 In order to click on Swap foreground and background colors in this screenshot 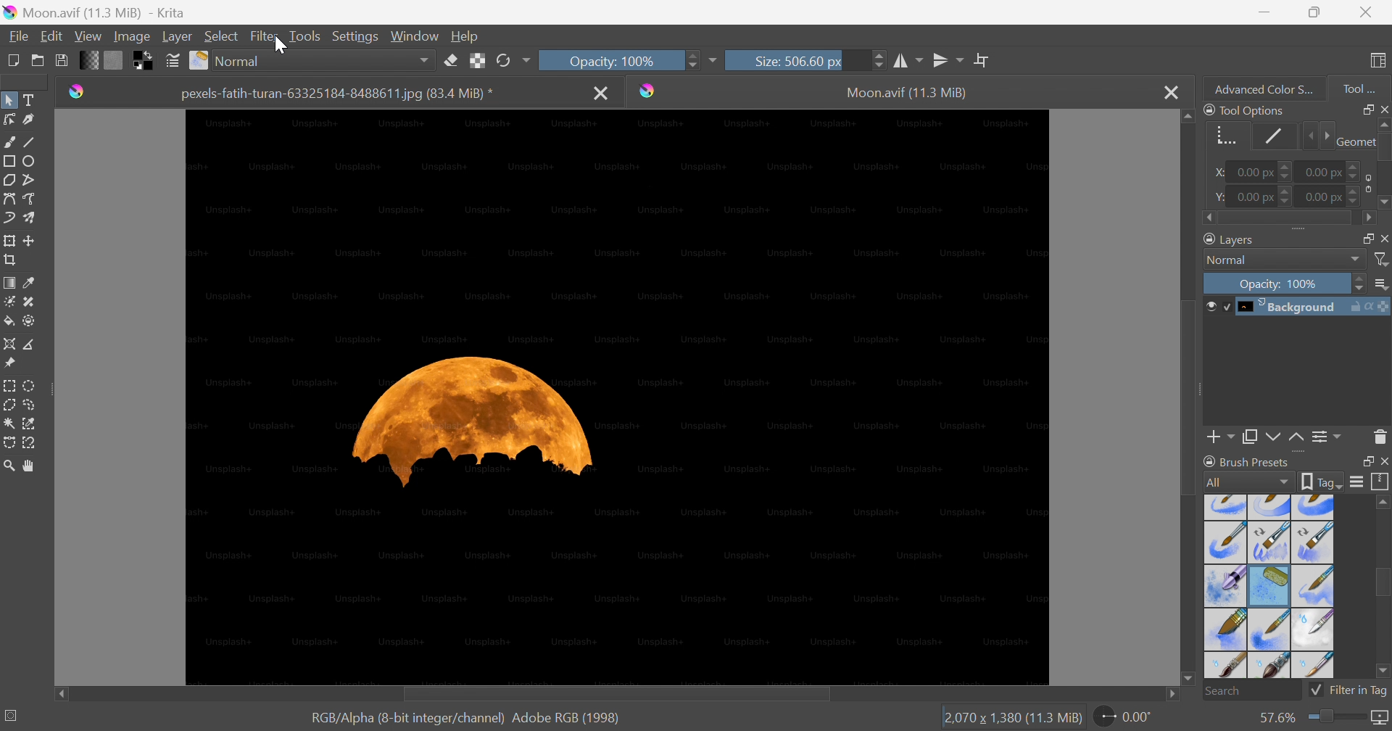, I will do `click(146, 61)`.